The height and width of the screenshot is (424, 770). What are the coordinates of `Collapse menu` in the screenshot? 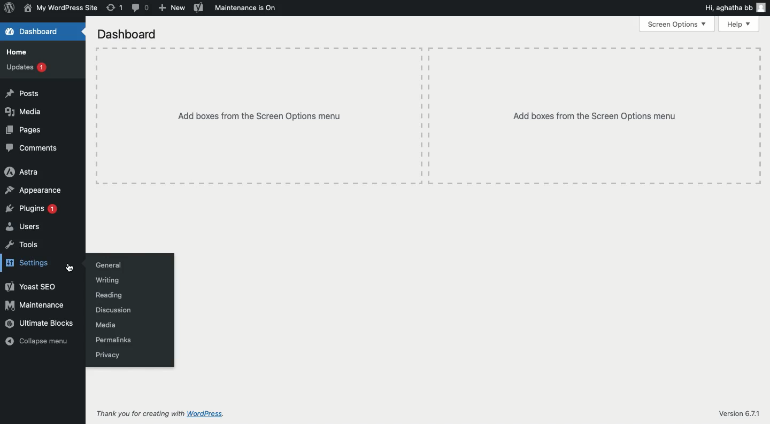 It's located at (38, 341).